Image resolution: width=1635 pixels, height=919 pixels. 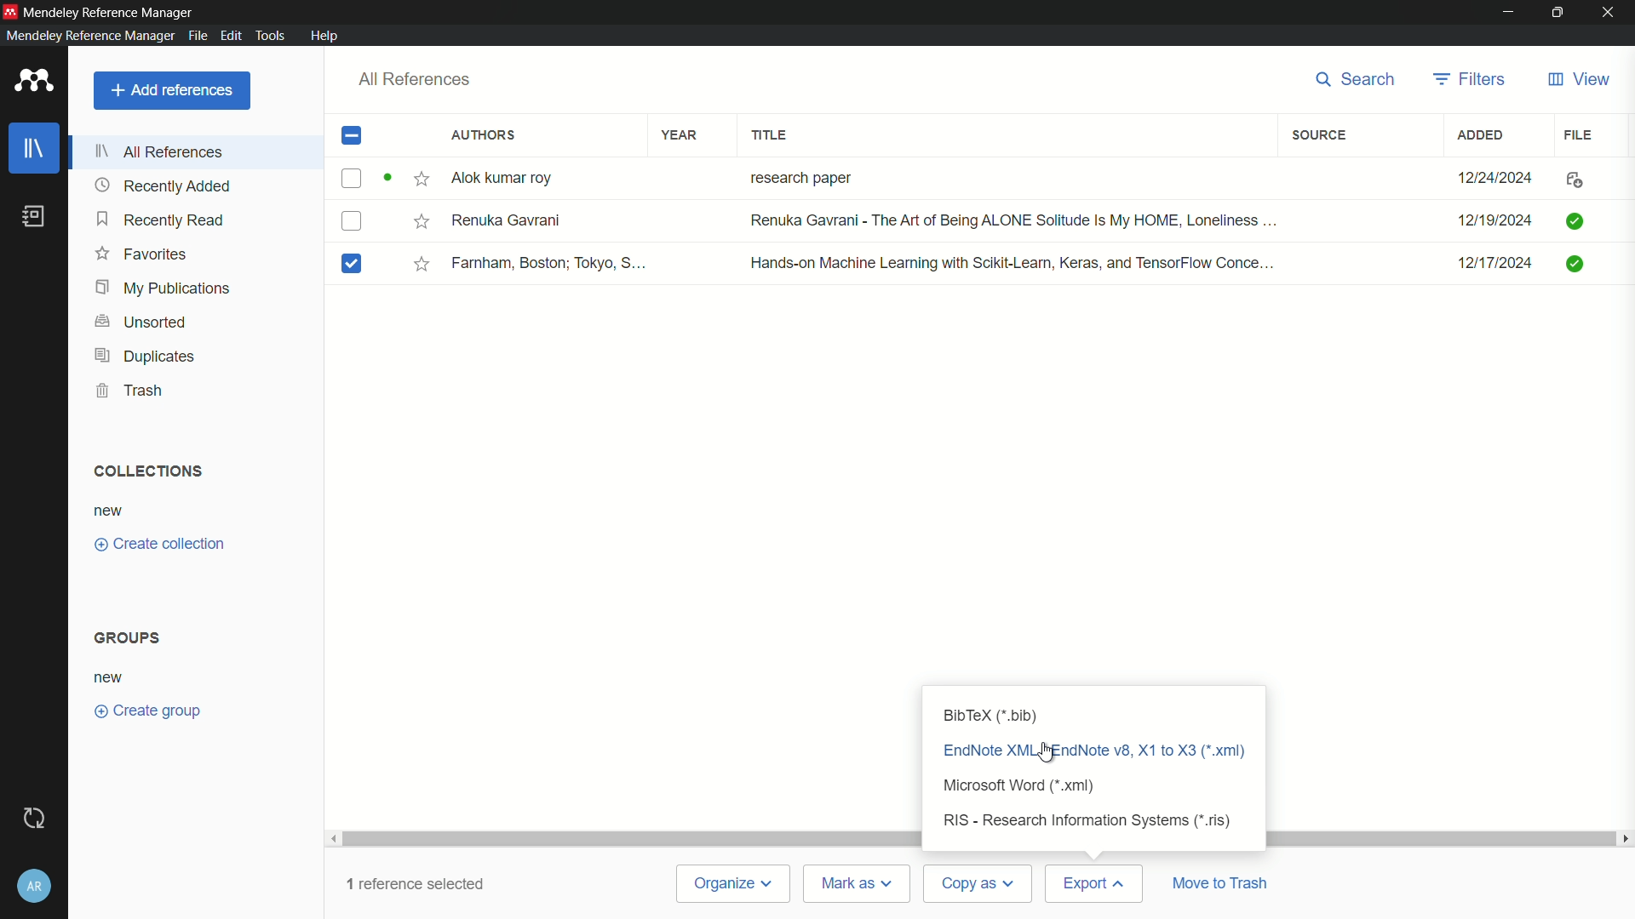 I want to click on scroll right, so click(x=1625, y=838).